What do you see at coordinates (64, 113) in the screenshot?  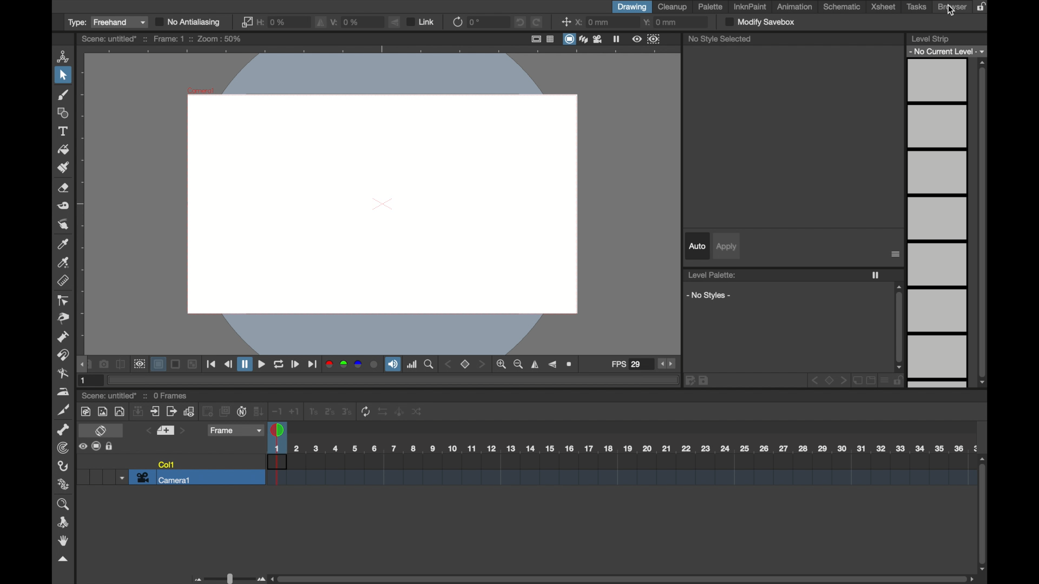 I see `shape tool` at bounding box center [64, 113].